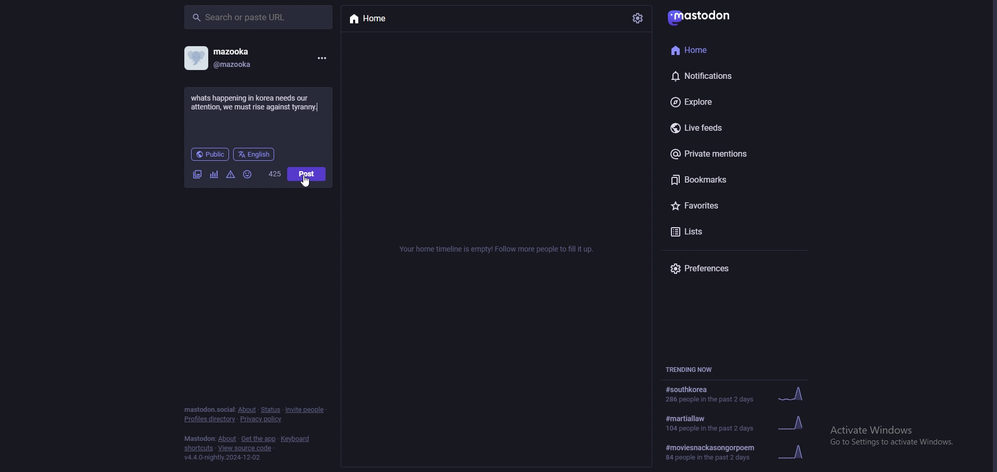 This screenshot has height=472, width=997. Describe the element at coordinates (198, 449) in the screenshot. I see `shortcuts` at that location.